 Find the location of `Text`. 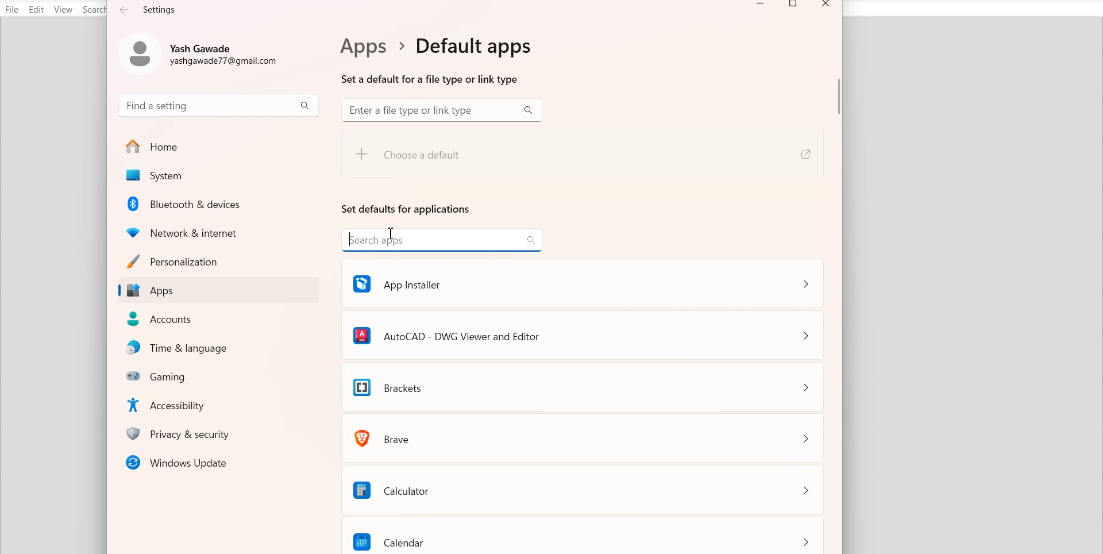

Text is located at coordinates (406, 209).